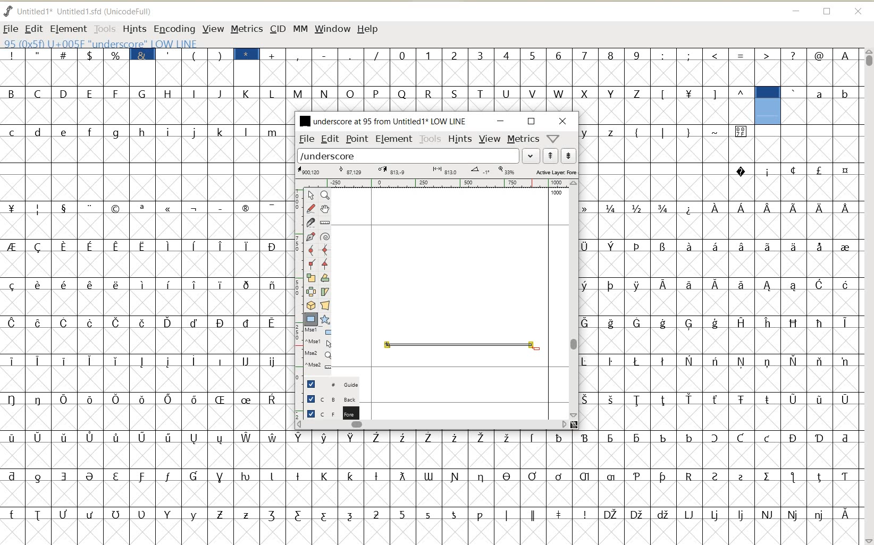  Describe the element at coordinates (551, 156) in the screenshot. I see `show previous word list` at that location.